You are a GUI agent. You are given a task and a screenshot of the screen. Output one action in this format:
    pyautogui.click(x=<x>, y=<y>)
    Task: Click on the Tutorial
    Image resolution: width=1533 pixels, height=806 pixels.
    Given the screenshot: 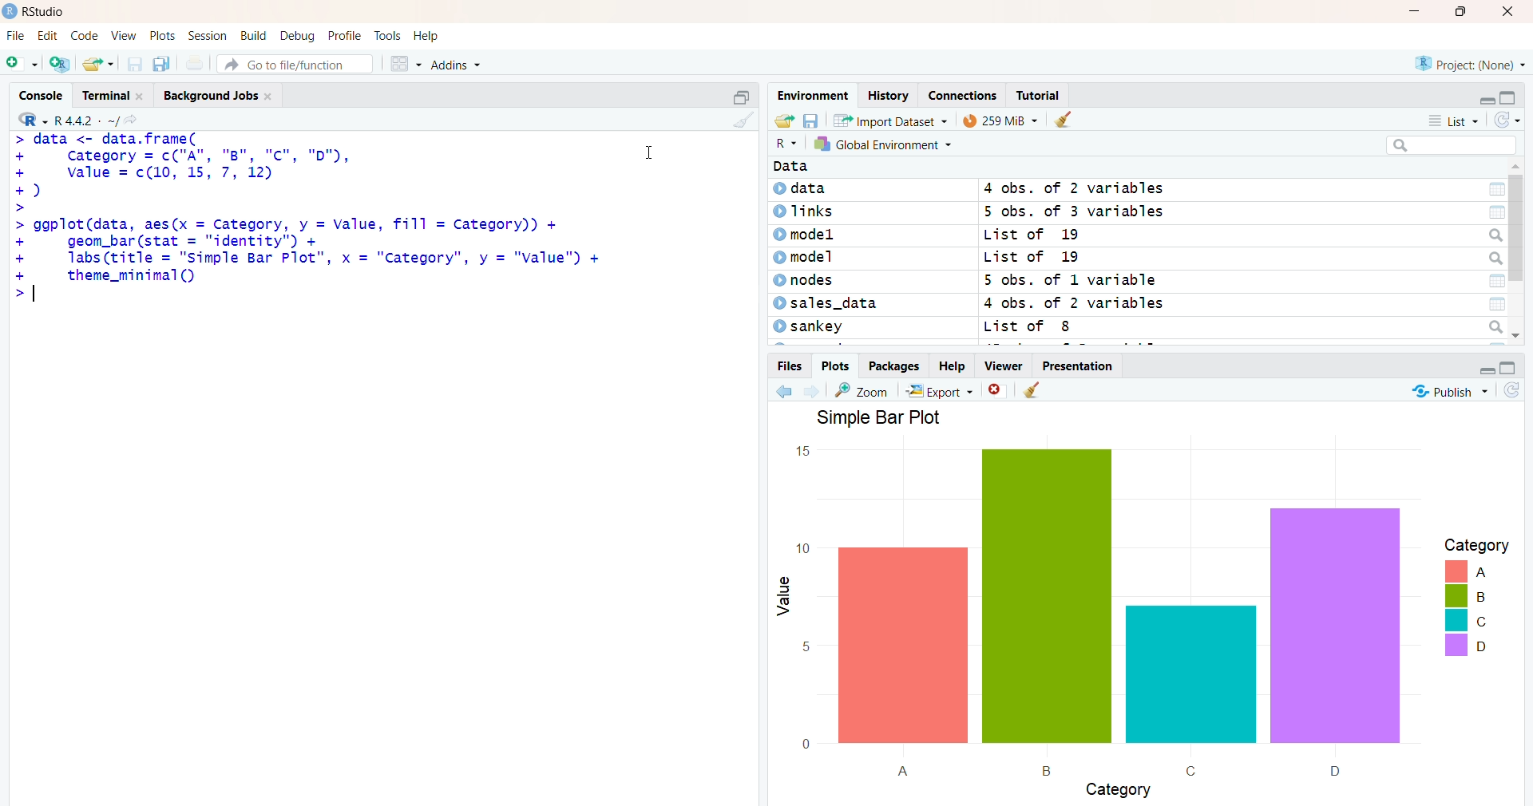 What is the action you would take?
    pyautogui.click(x=1040, y=95)
    